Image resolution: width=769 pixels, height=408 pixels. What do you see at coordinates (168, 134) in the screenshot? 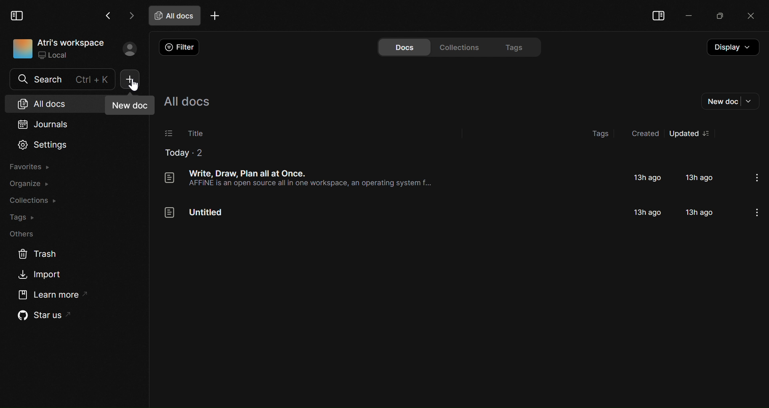
I see `Select documents` at bounding box center [168, 134].